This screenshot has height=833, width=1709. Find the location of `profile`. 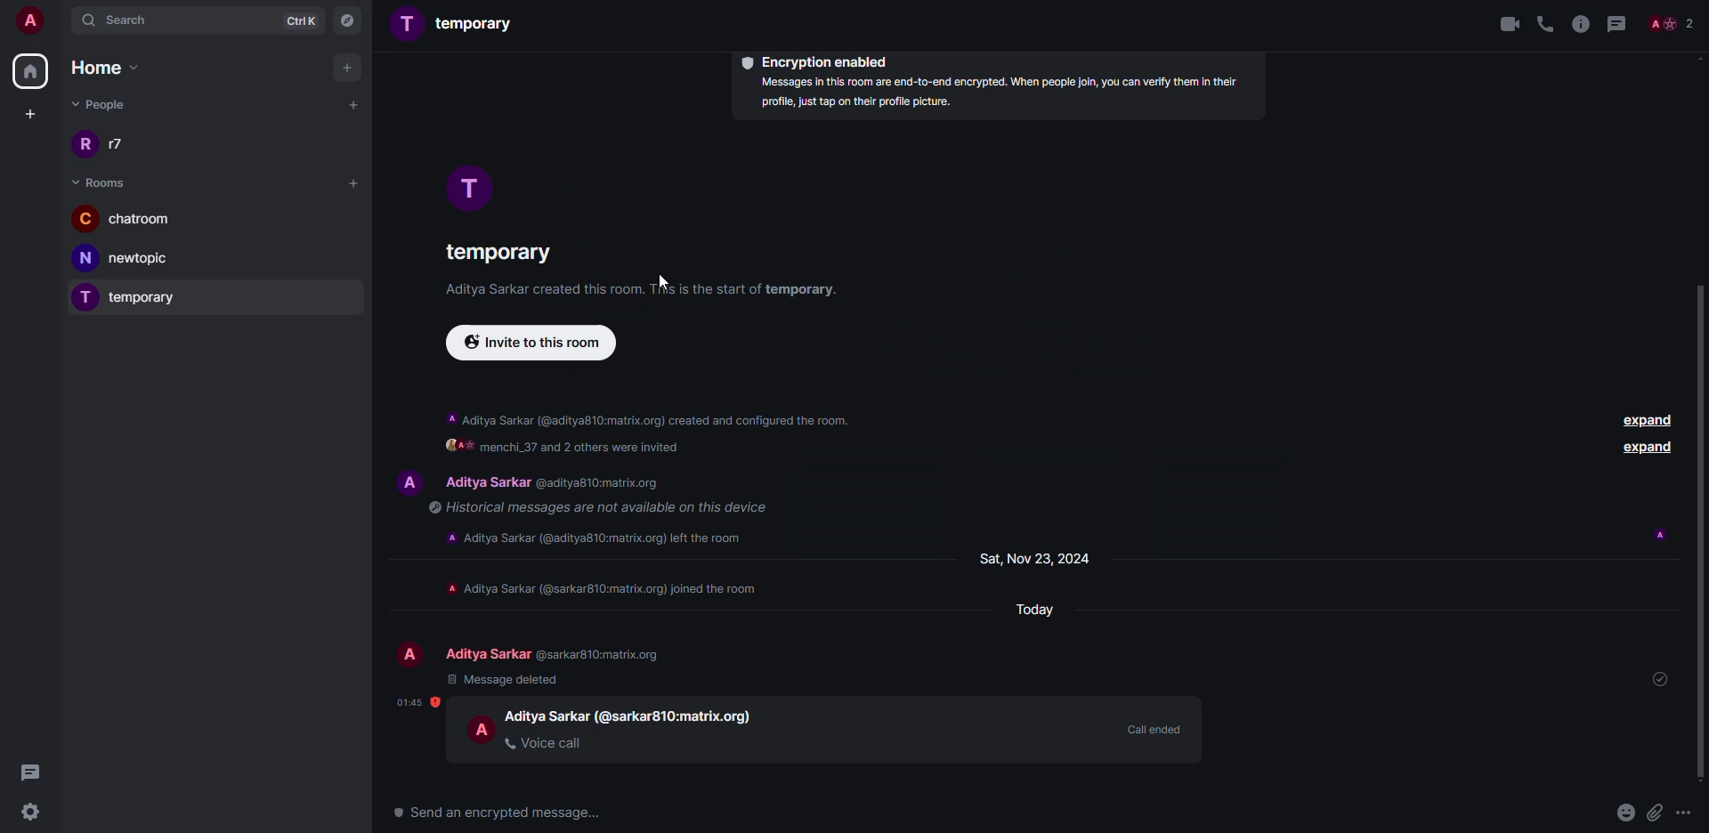

profile is located at coordinates (468, 188).